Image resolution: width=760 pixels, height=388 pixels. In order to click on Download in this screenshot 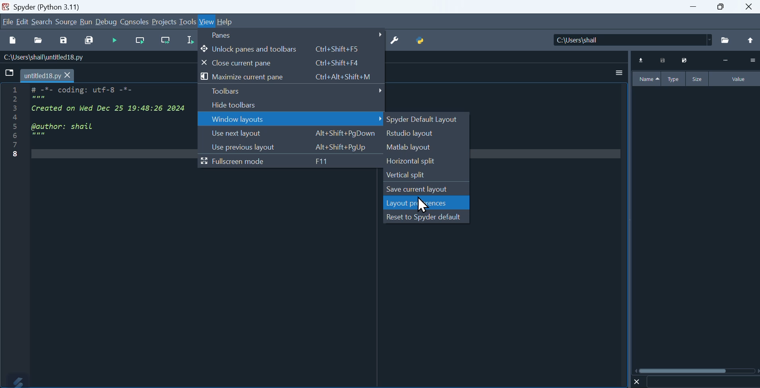, I will do `click(642, 60)`.